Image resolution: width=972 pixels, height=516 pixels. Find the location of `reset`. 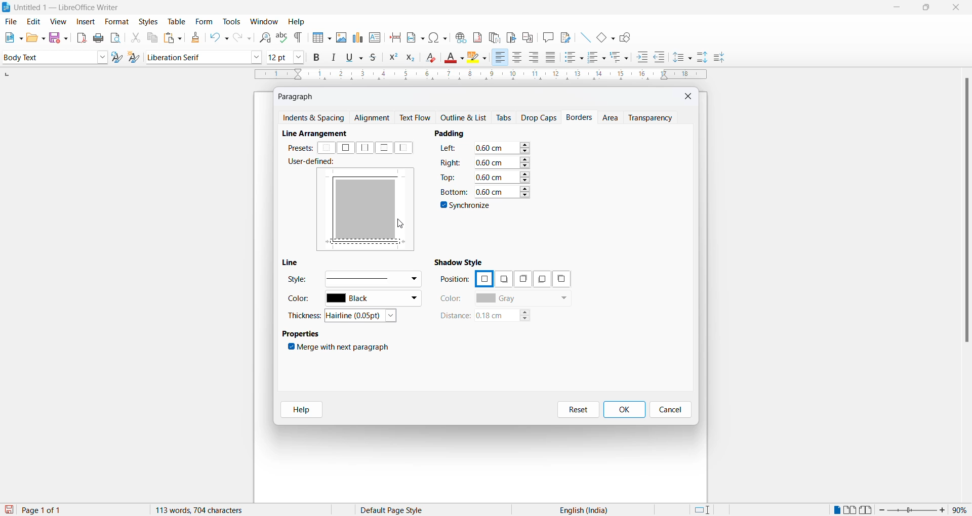

reset is located at coordinates (578, 410).